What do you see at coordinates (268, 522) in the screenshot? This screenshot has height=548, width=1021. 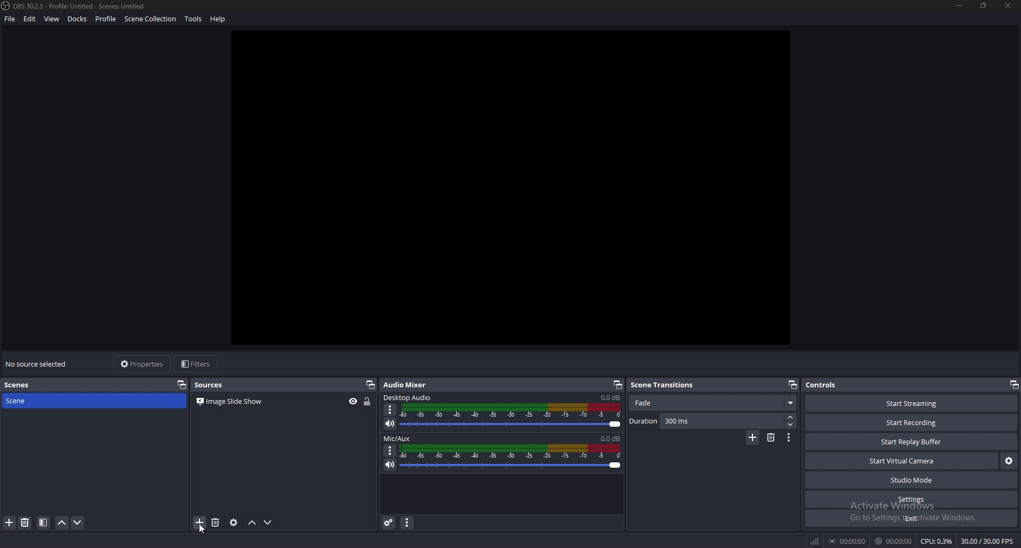 I see `move source down` at bounding box center [268, 522].